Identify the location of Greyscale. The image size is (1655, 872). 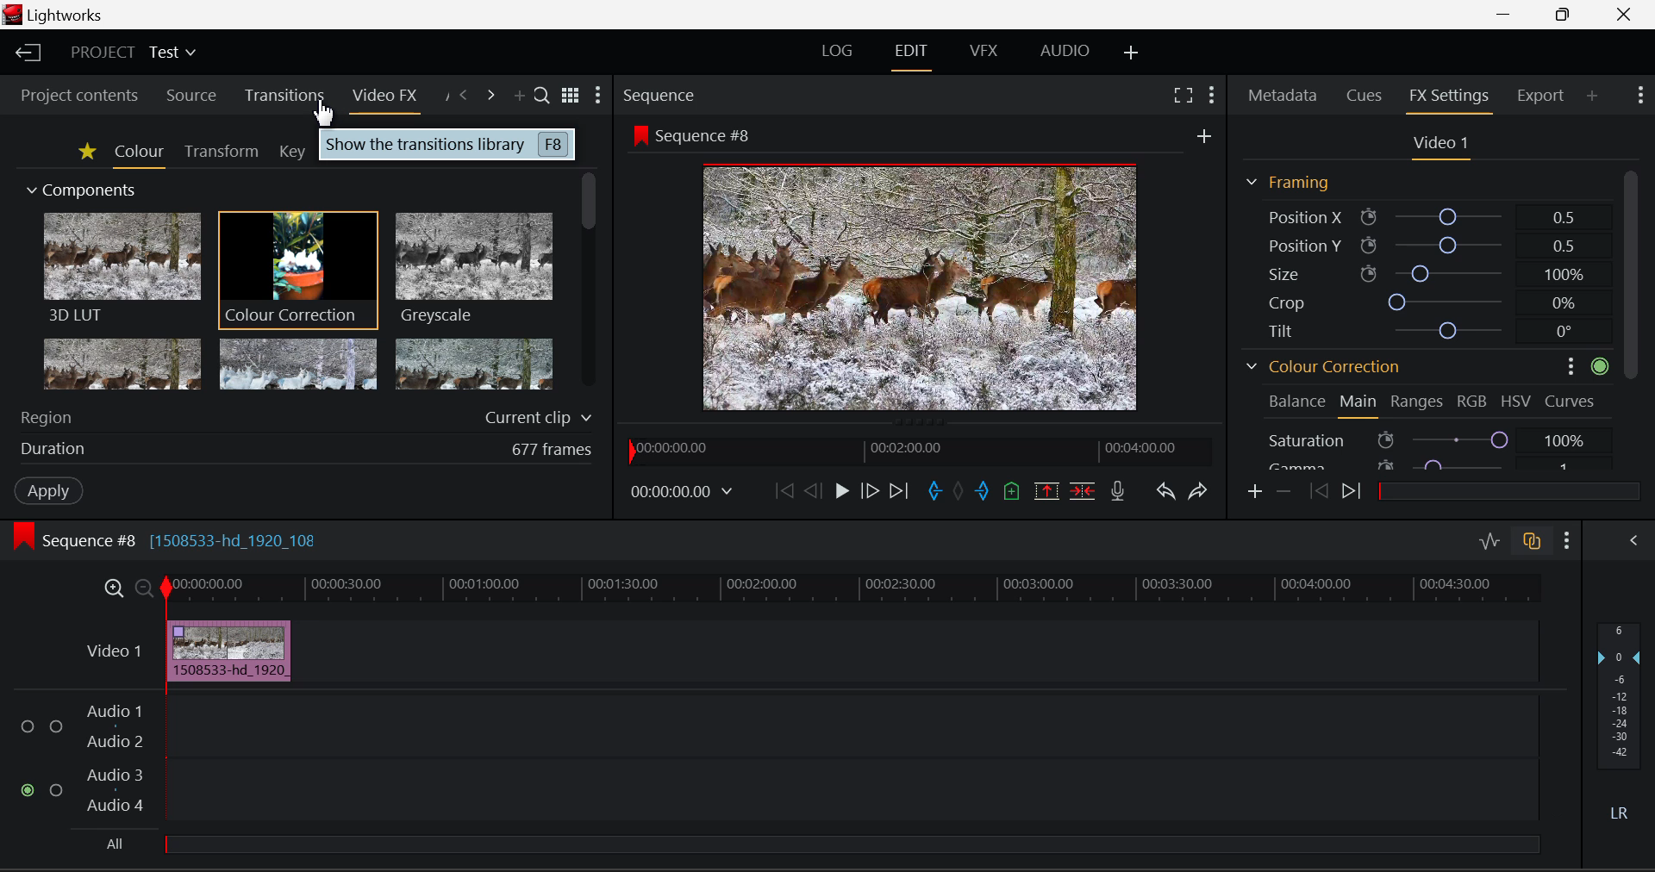
(472, 271).